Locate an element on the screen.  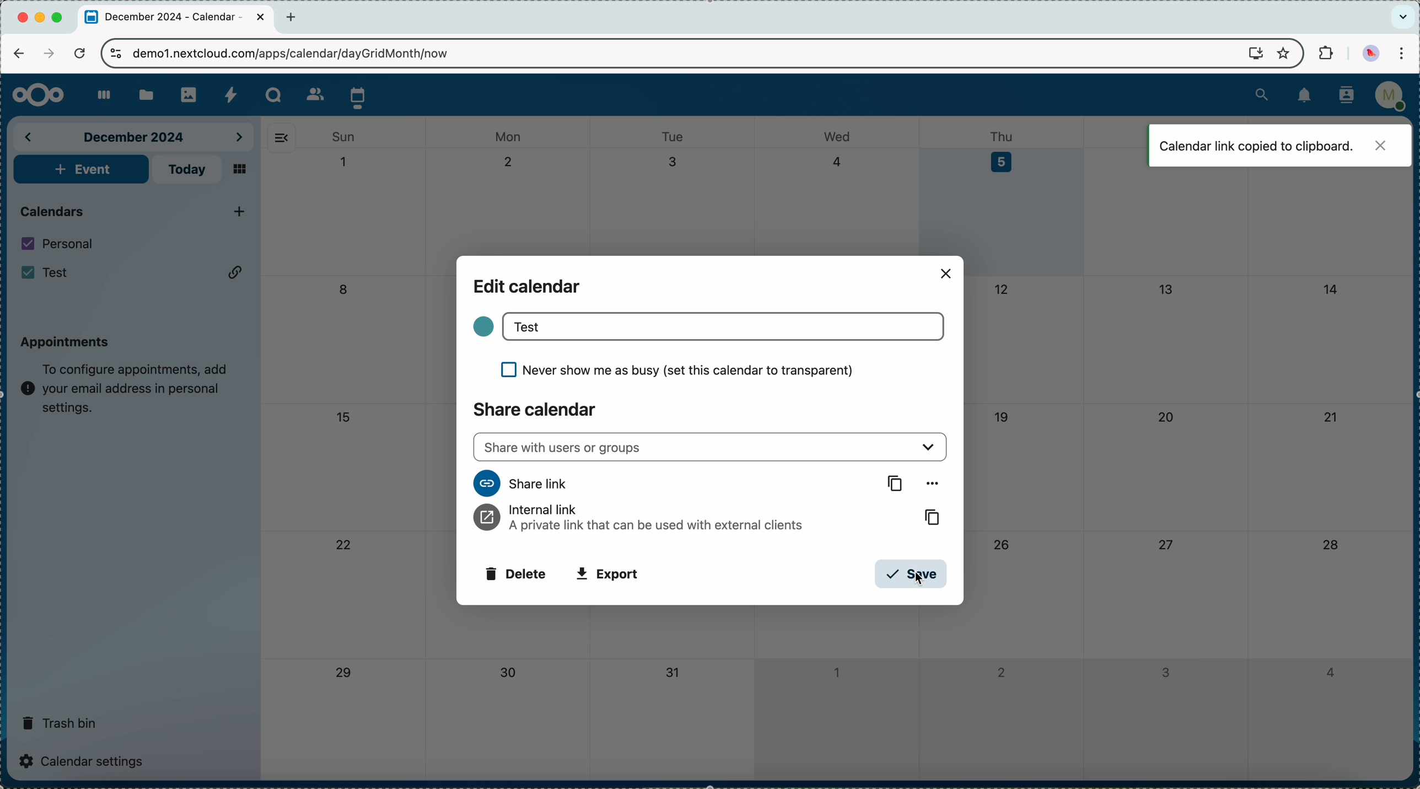
Test is located at coordinates (724, 327).